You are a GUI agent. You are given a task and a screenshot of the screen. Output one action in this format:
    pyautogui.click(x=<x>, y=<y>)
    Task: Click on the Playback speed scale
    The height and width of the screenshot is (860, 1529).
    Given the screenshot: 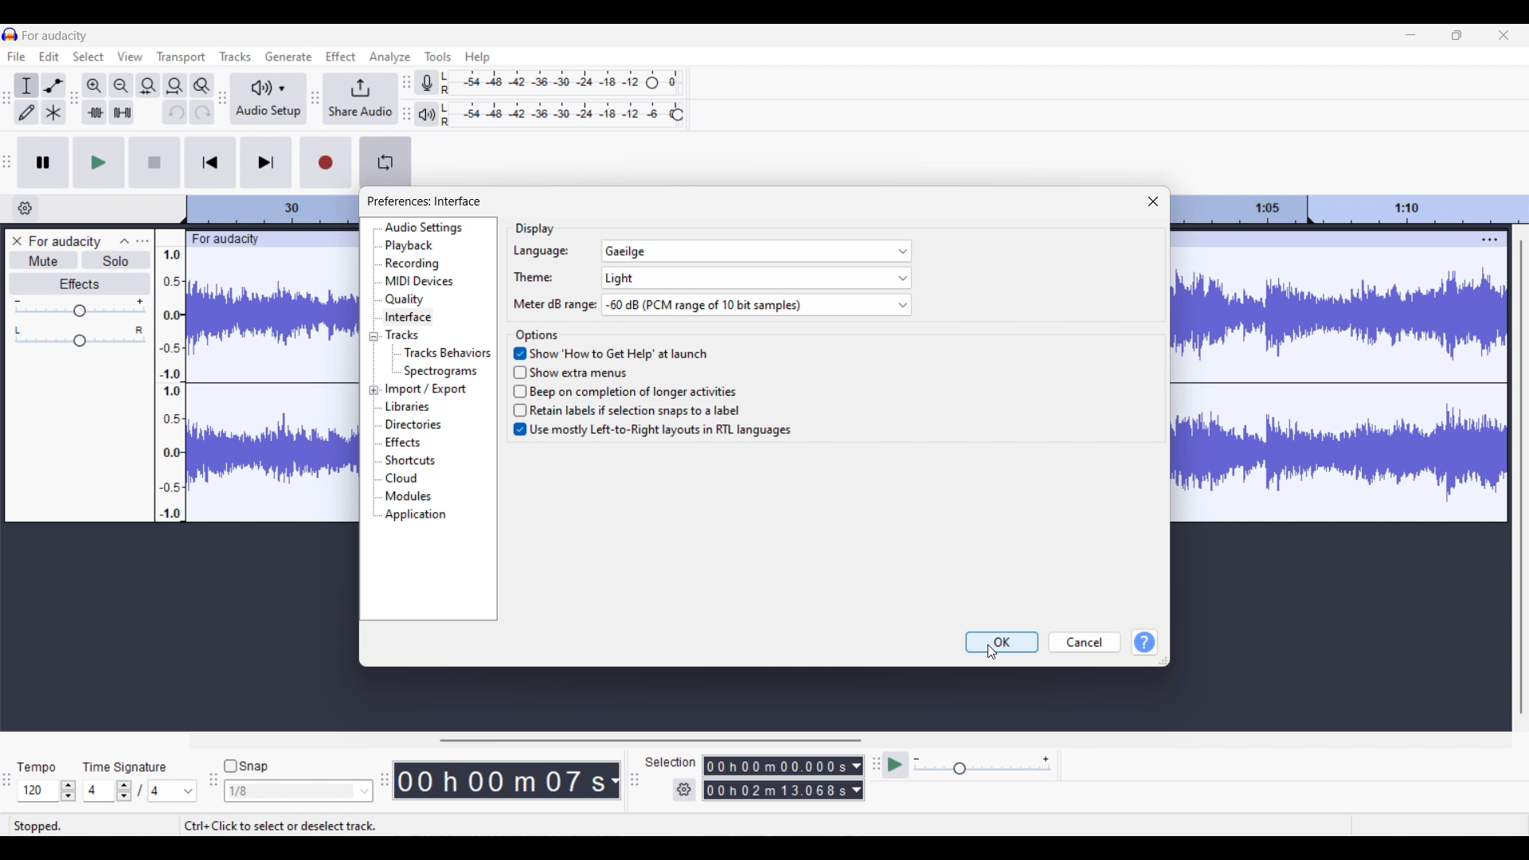 What is the action you would take?
    pyautogui.click(x=983, y=764)
    